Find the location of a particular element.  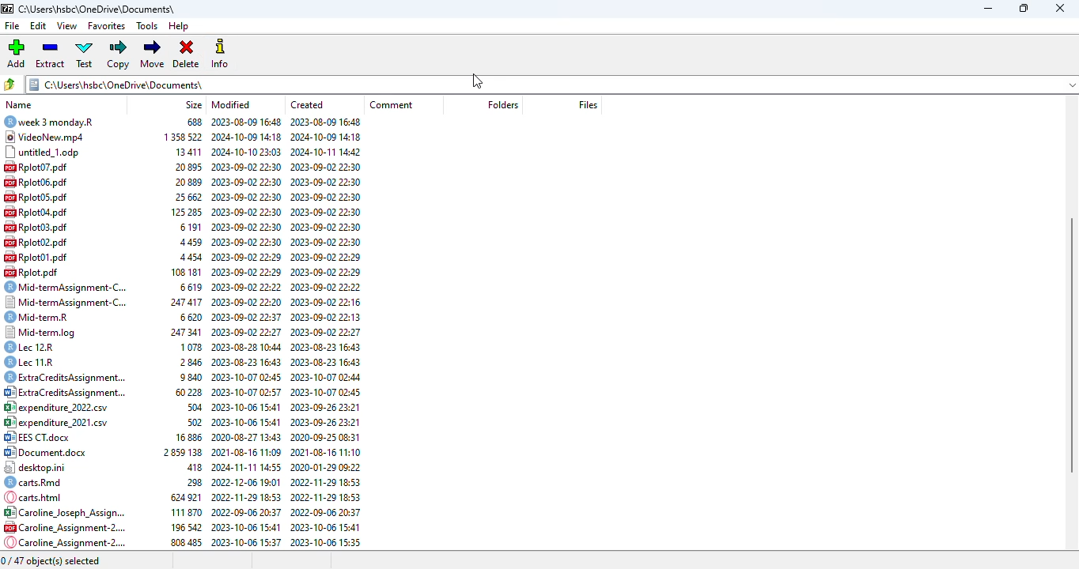

2023-09-02 22:30 is located at coordinates (243, 167).